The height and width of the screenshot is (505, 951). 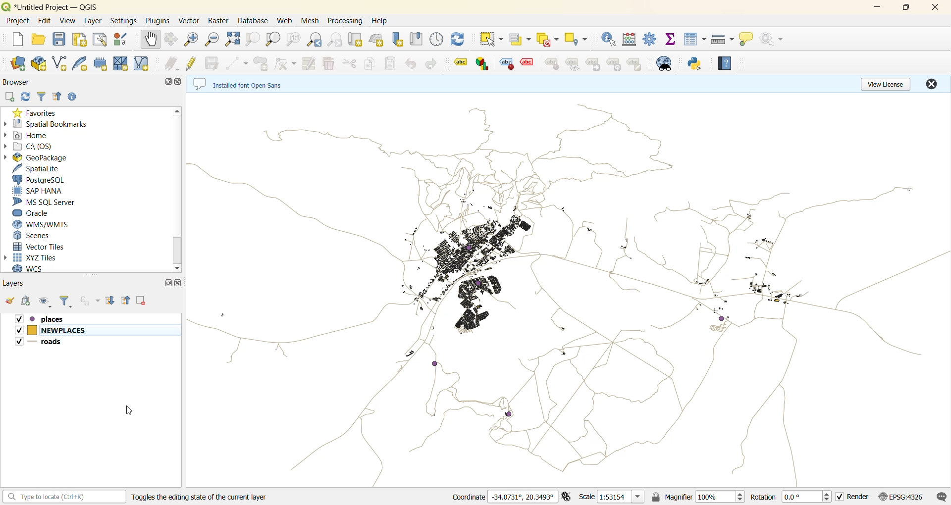 I want to click on modify, so click(x=312, y=62).